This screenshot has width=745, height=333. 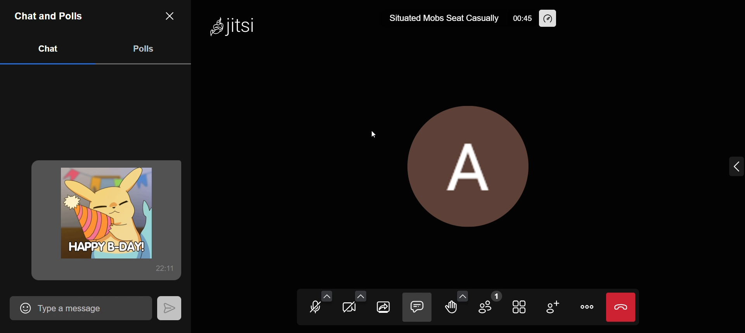 What do you see at coordinates (548, 17) in the screenshot?
I see `performance setting` at bounding box center [548, 17].